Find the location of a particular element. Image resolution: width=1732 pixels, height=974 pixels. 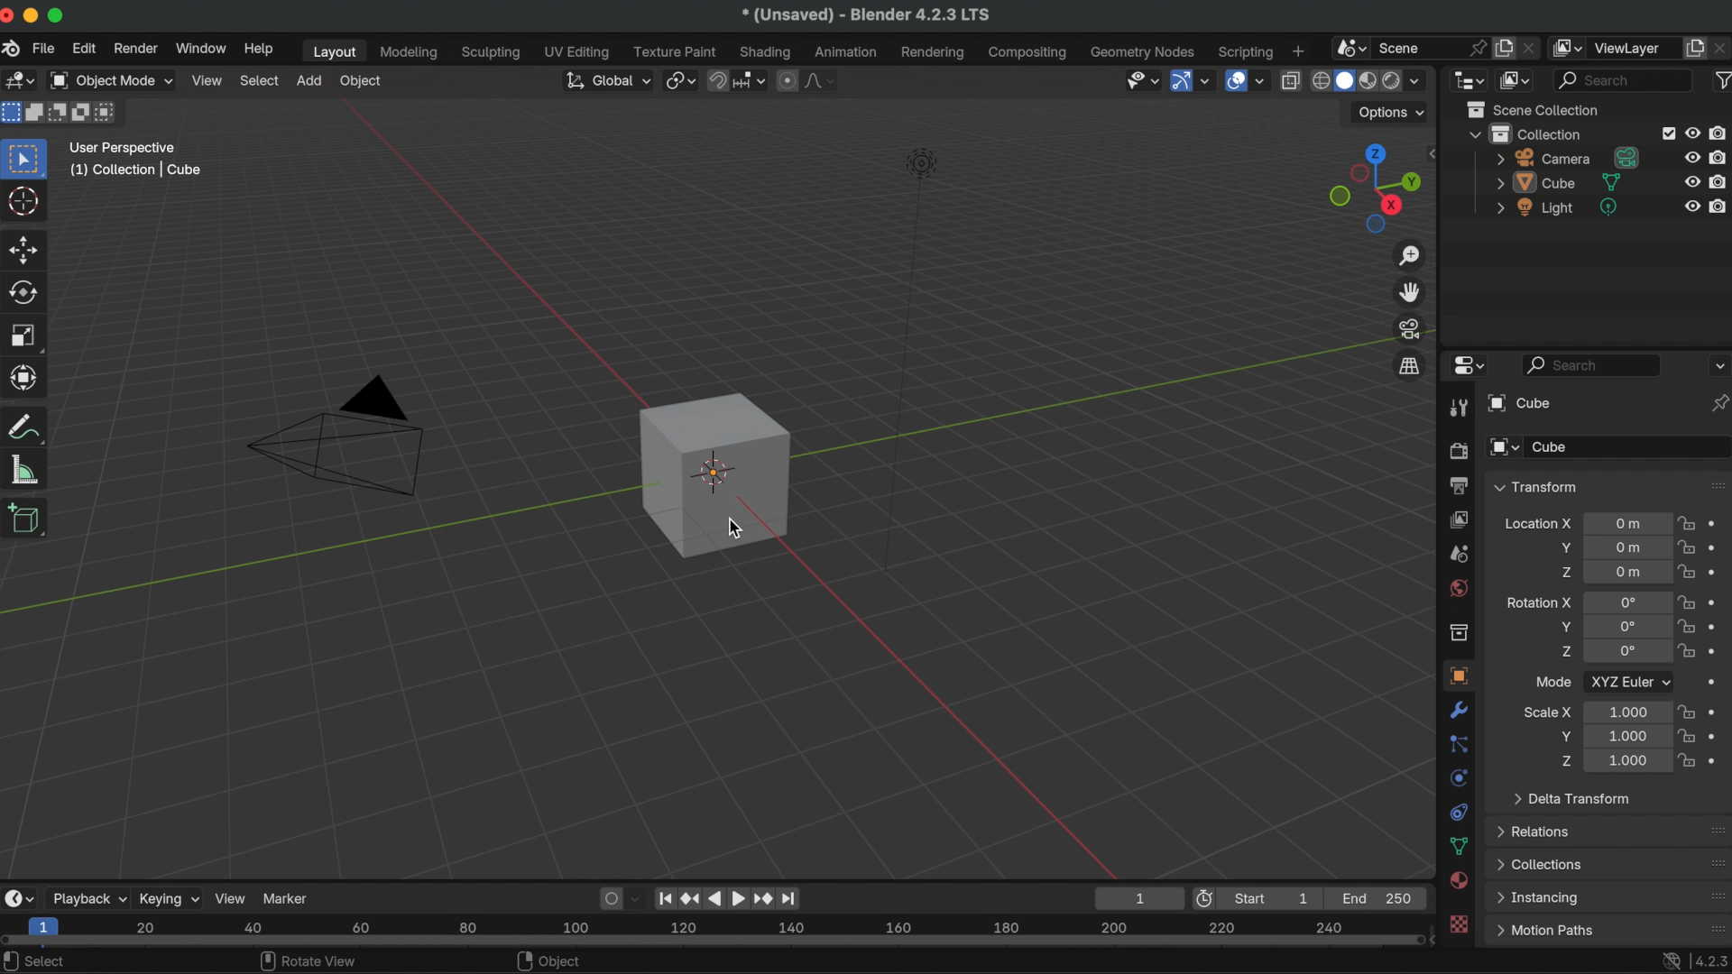

remove view layer is located at coordinates (1721, 47).